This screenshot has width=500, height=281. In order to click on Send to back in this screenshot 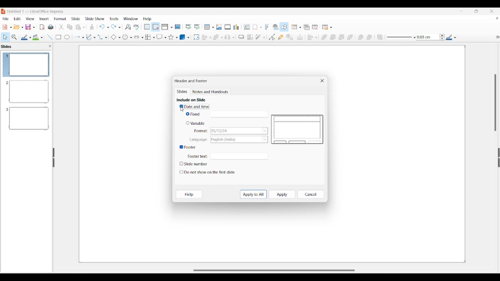, I will do `click(350, 37)`.